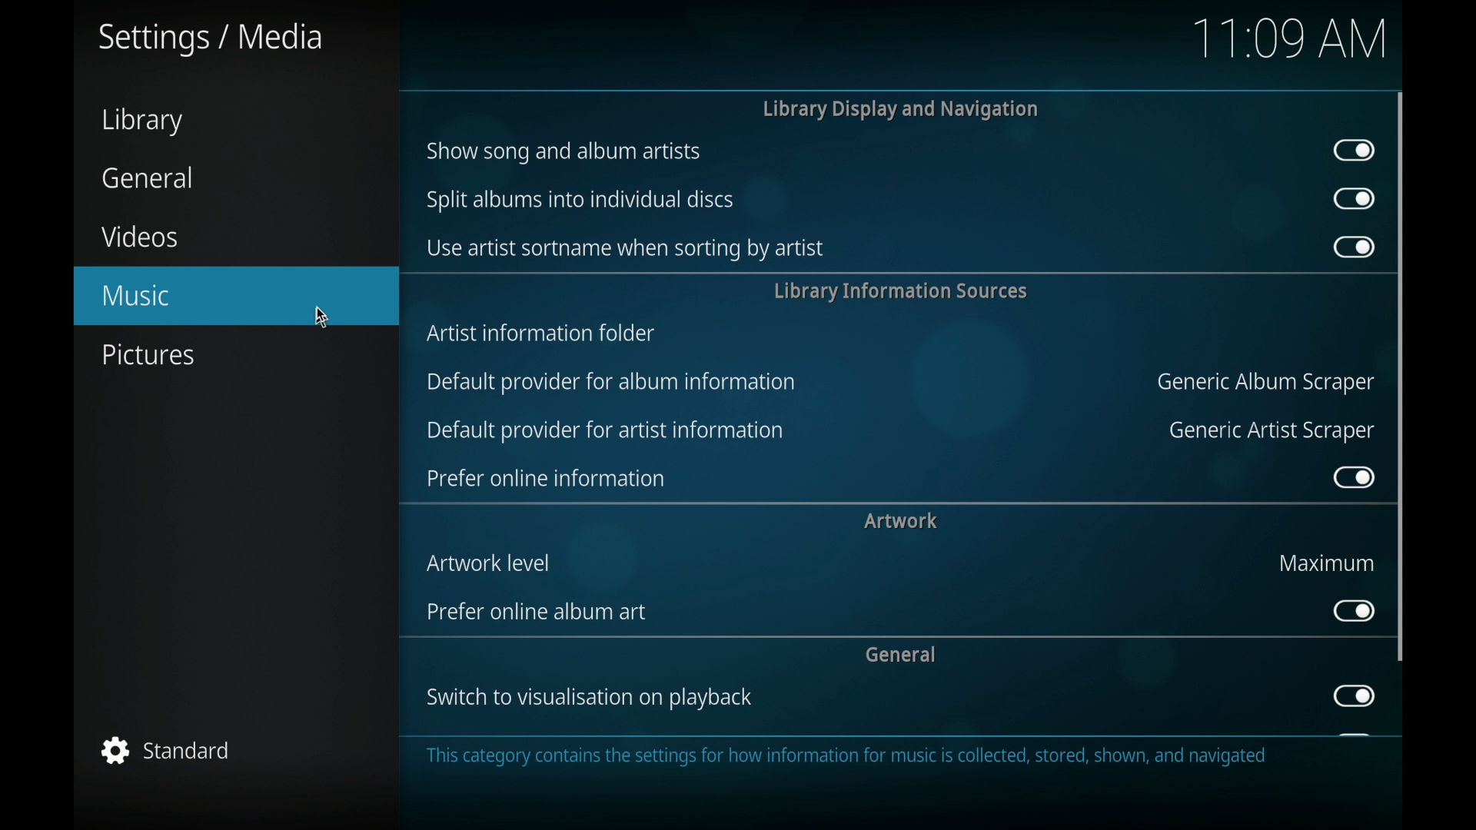 The image size is (1476, 830). What do you see at coordinates (489, 563) in the screenshot?
I see `artwork level` at bounding box center [489, 563].